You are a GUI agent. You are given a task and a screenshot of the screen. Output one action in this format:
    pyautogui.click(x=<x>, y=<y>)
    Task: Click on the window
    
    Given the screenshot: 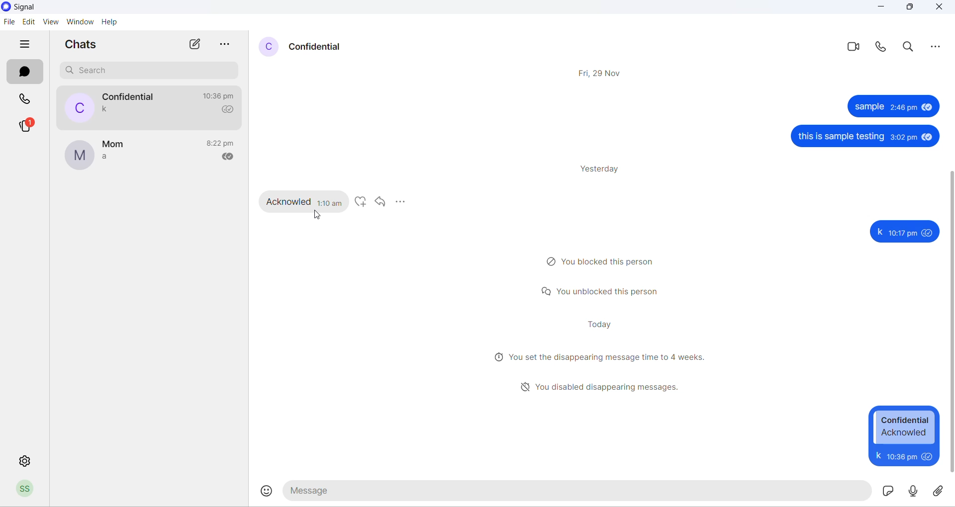 What is the action you would take?
    pyautogui.click(x=80, y=23)
    